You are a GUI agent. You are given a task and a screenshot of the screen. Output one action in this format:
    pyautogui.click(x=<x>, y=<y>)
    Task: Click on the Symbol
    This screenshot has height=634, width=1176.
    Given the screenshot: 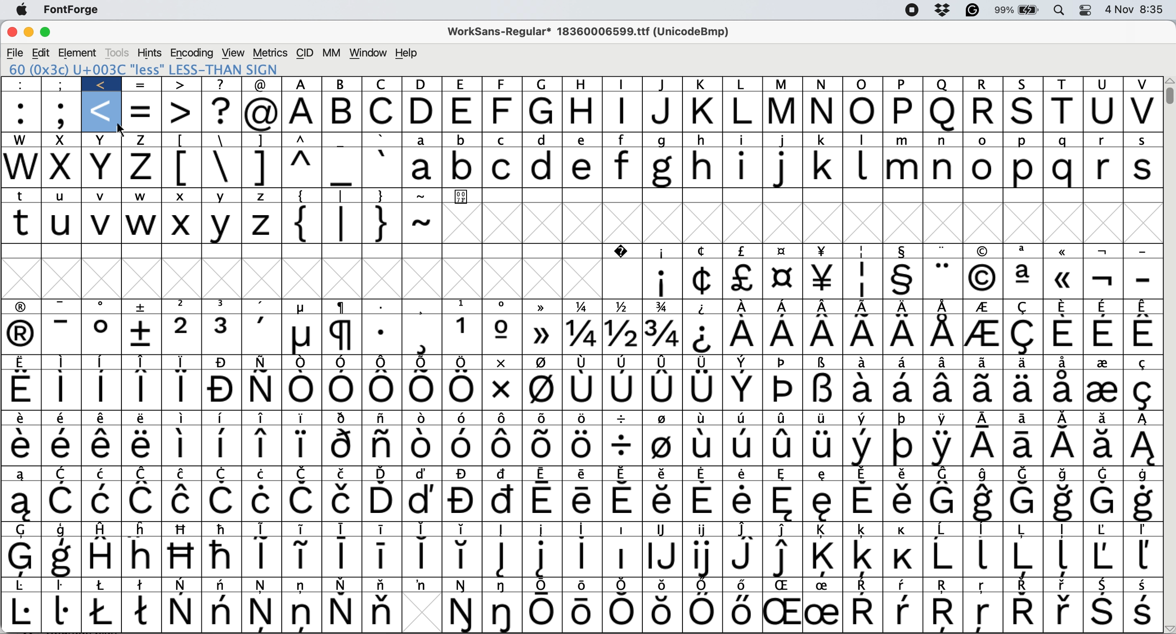 What is the action you would take?
    pyautogui.click(x=304, y=362)
    